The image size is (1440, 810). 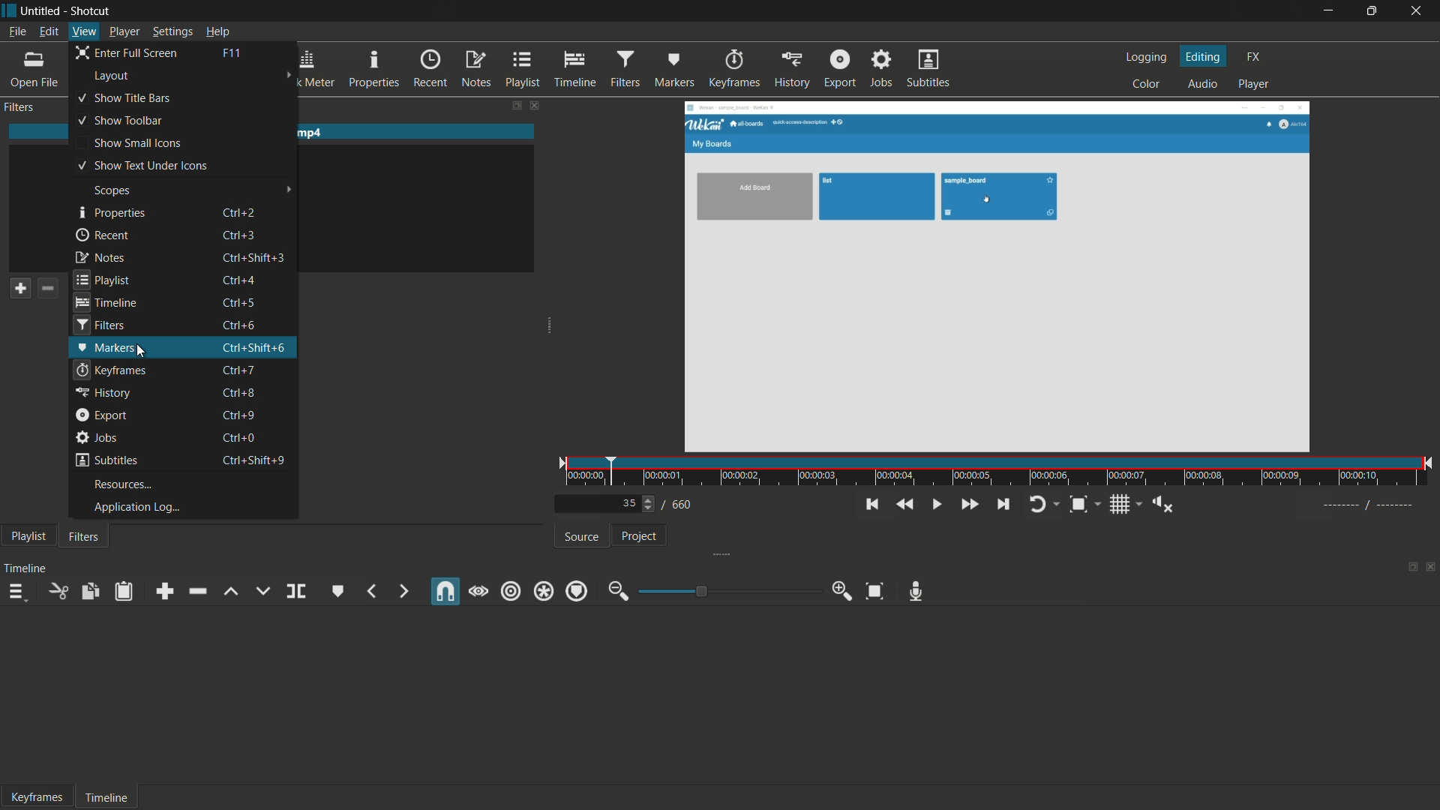 I want to click on notes, so click(x=97, y=258).